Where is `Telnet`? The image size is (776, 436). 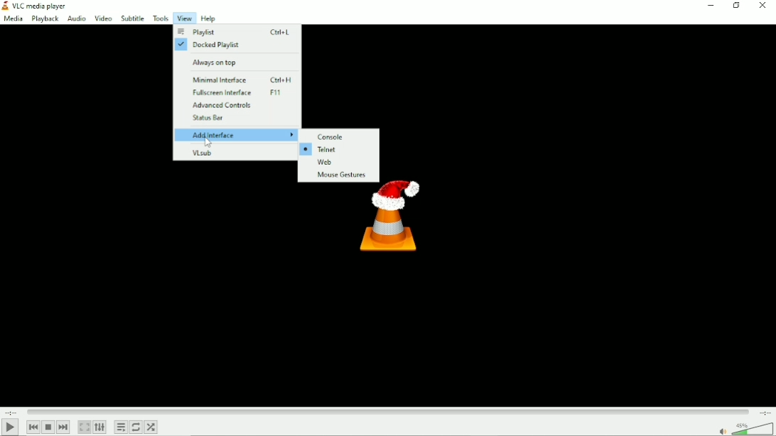
Telnet is located at coordinates (323, 149).